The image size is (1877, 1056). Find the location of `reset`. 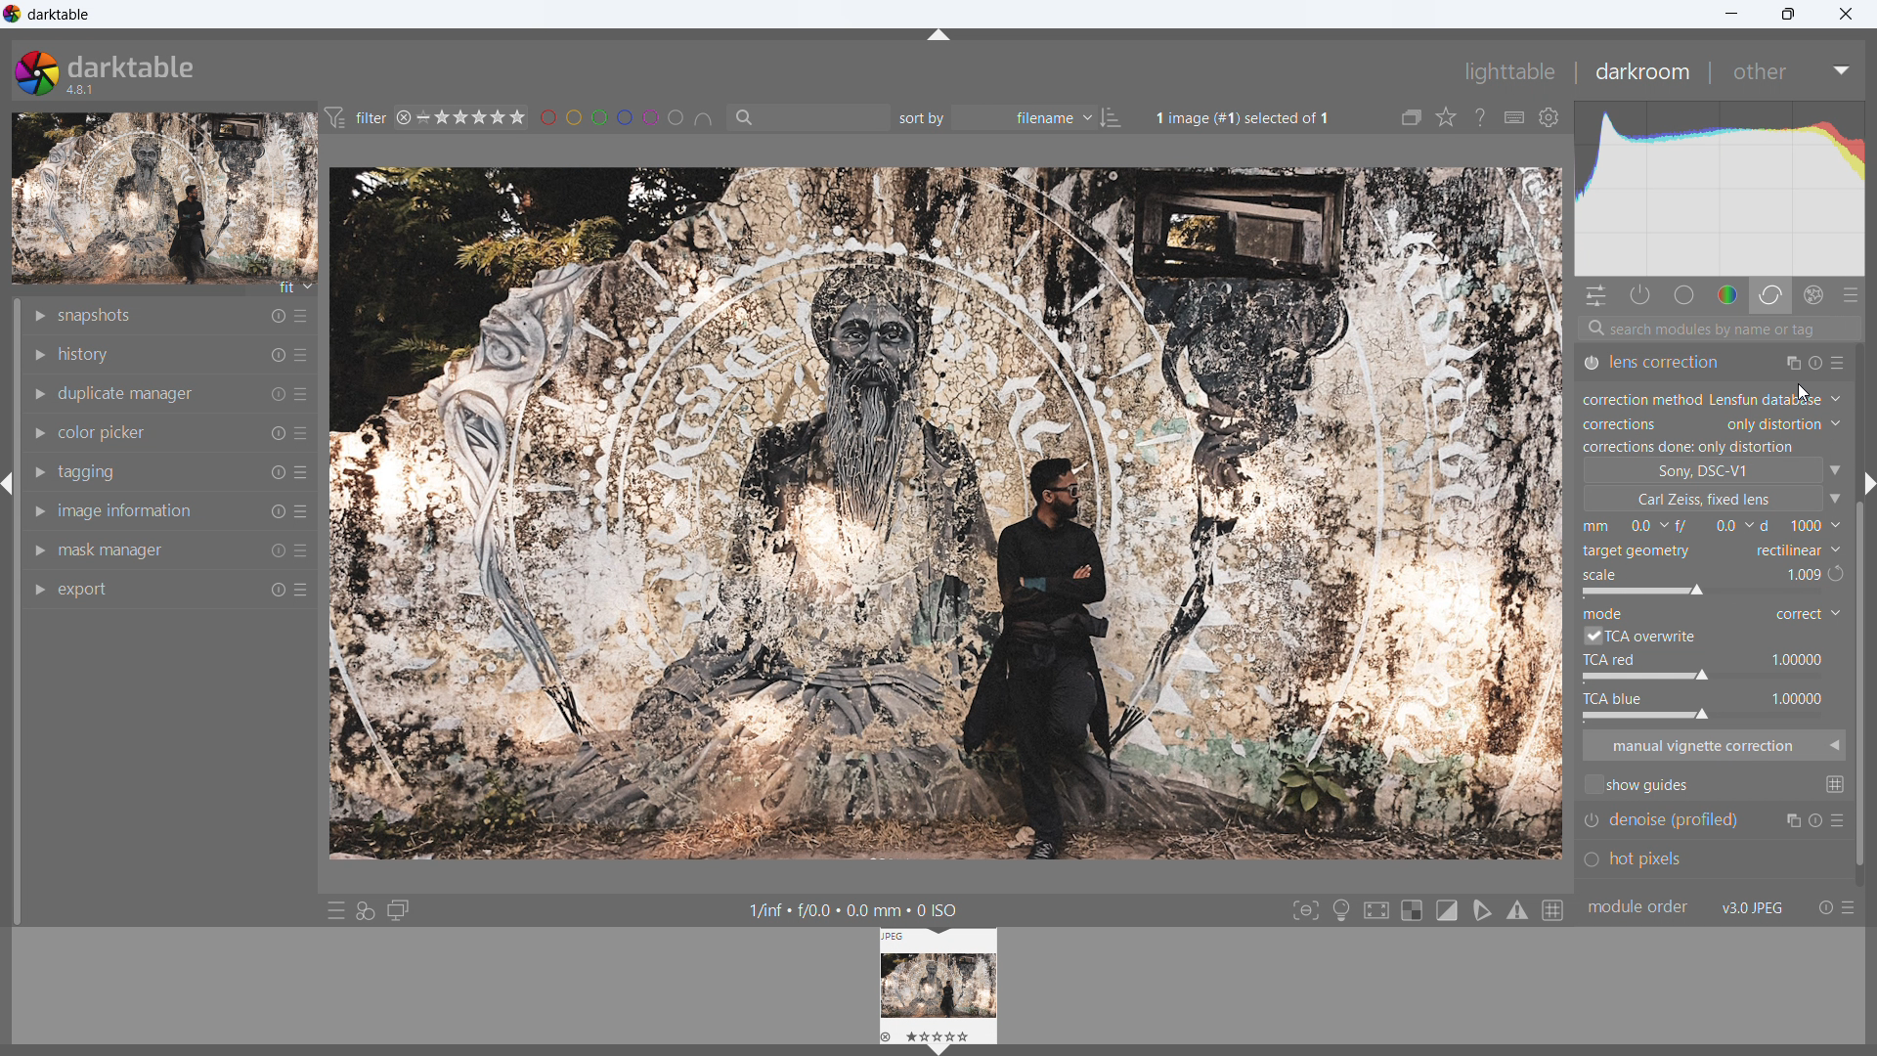

reset is located at coordinates (1825, 909).